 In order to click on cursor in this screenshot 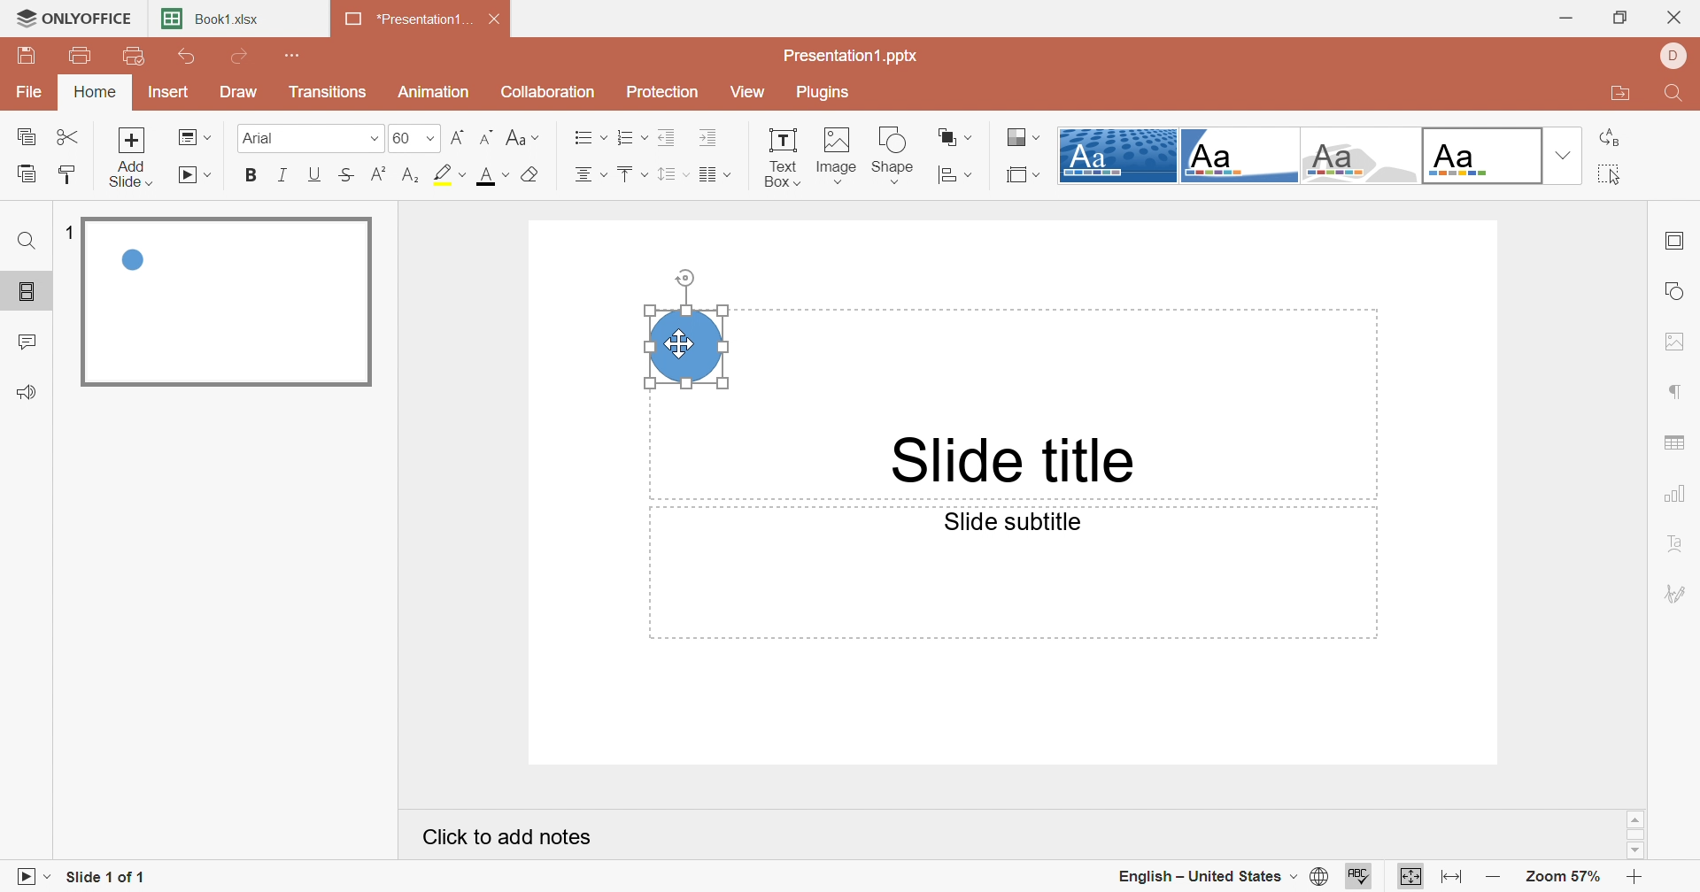, I will do `click(681, 347)`.